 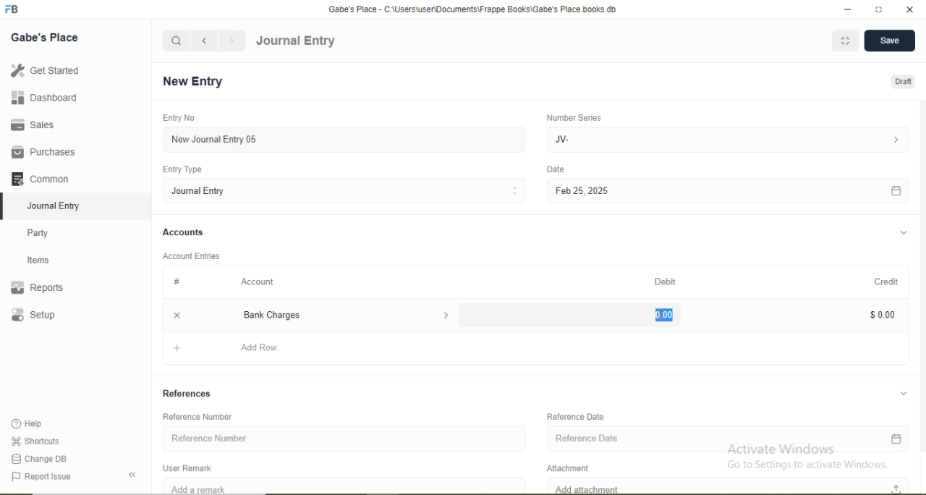 I want to click on Party, so click(x=48, y=232).